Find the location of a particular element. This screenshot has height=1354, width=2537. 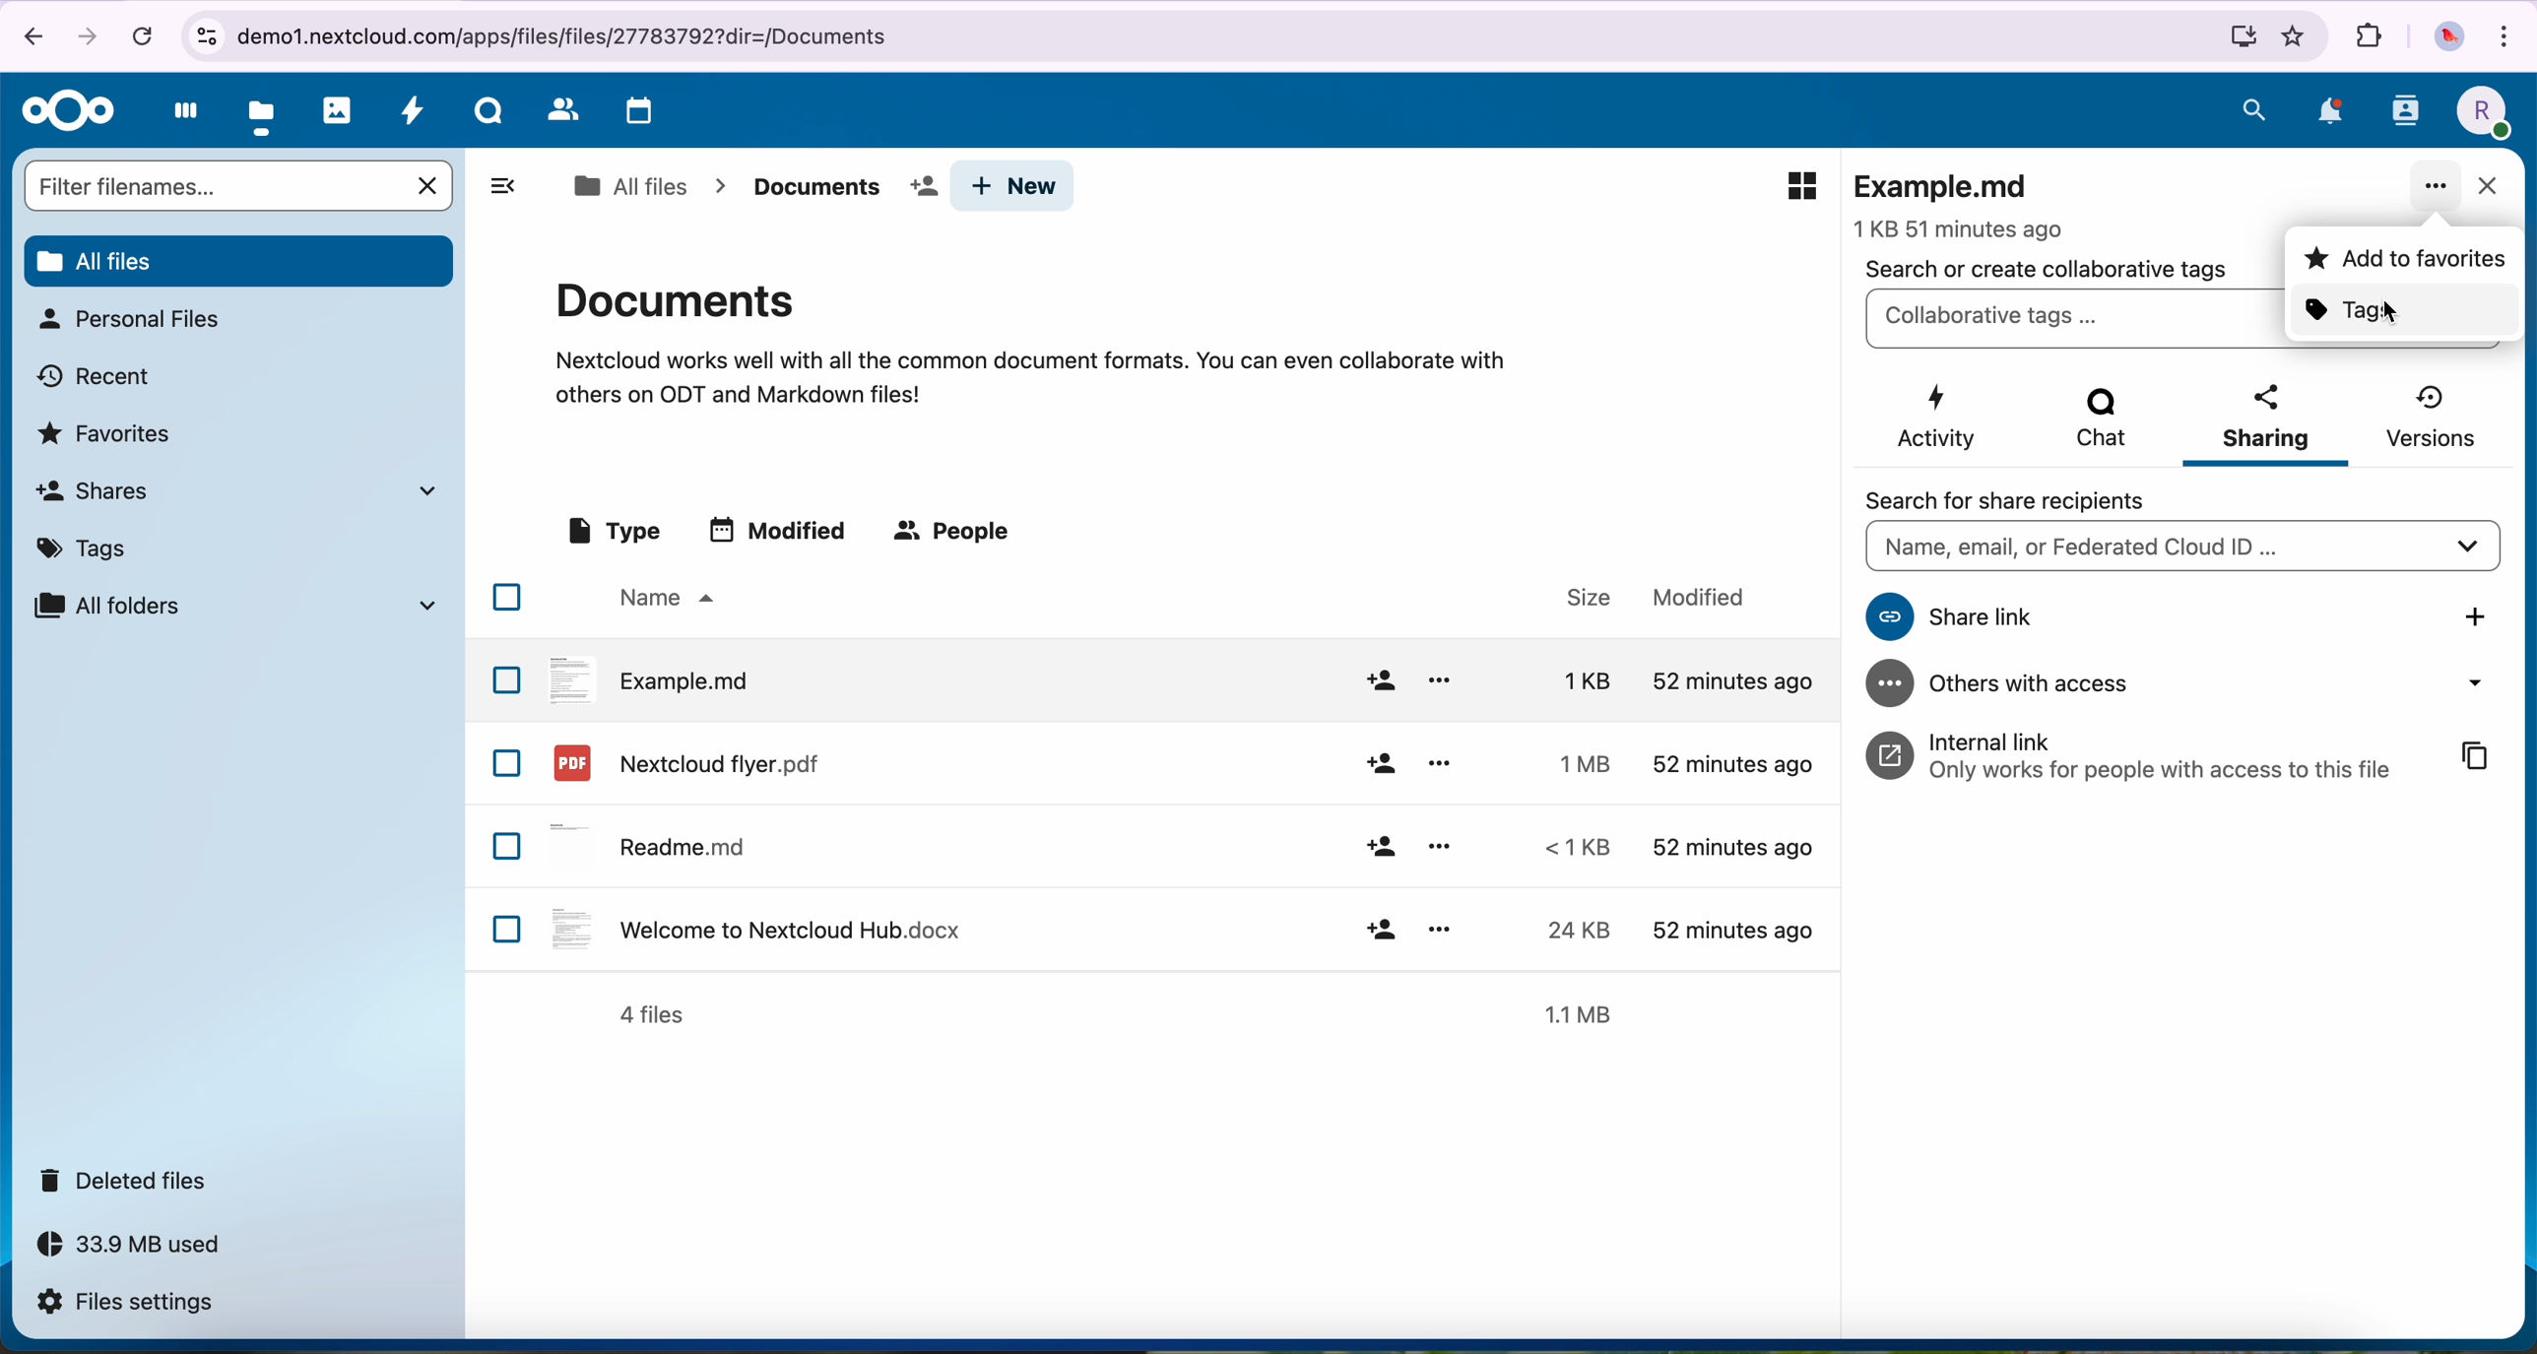

toggle sidebar is located at coordinates (501, 185).